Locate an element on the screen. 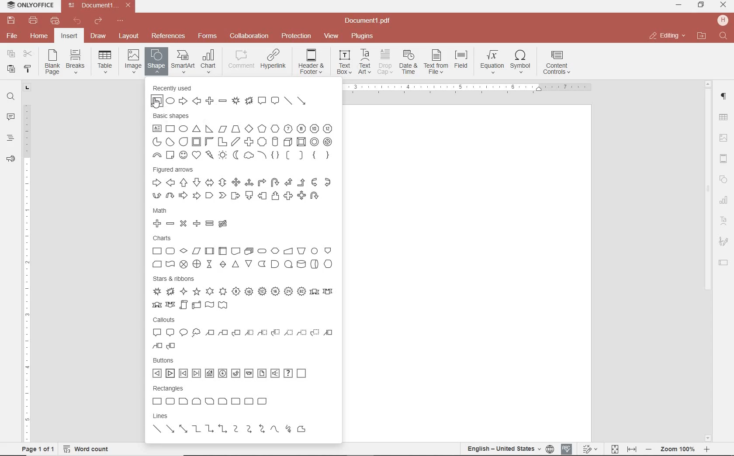  CHART is located at coordinates (724, 200).